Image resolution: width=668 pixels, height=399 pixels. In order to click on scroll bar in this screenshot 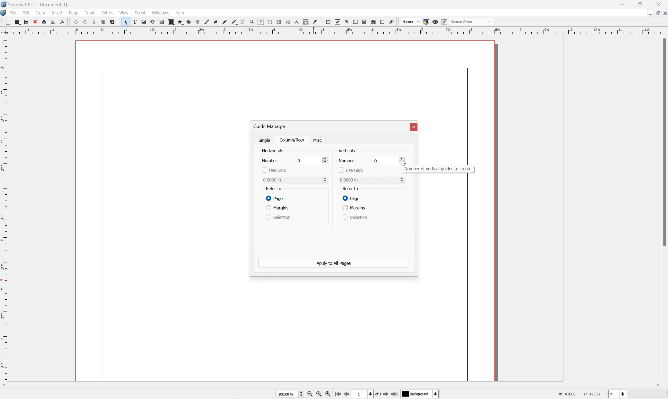, I will do `click(332, 385)`.